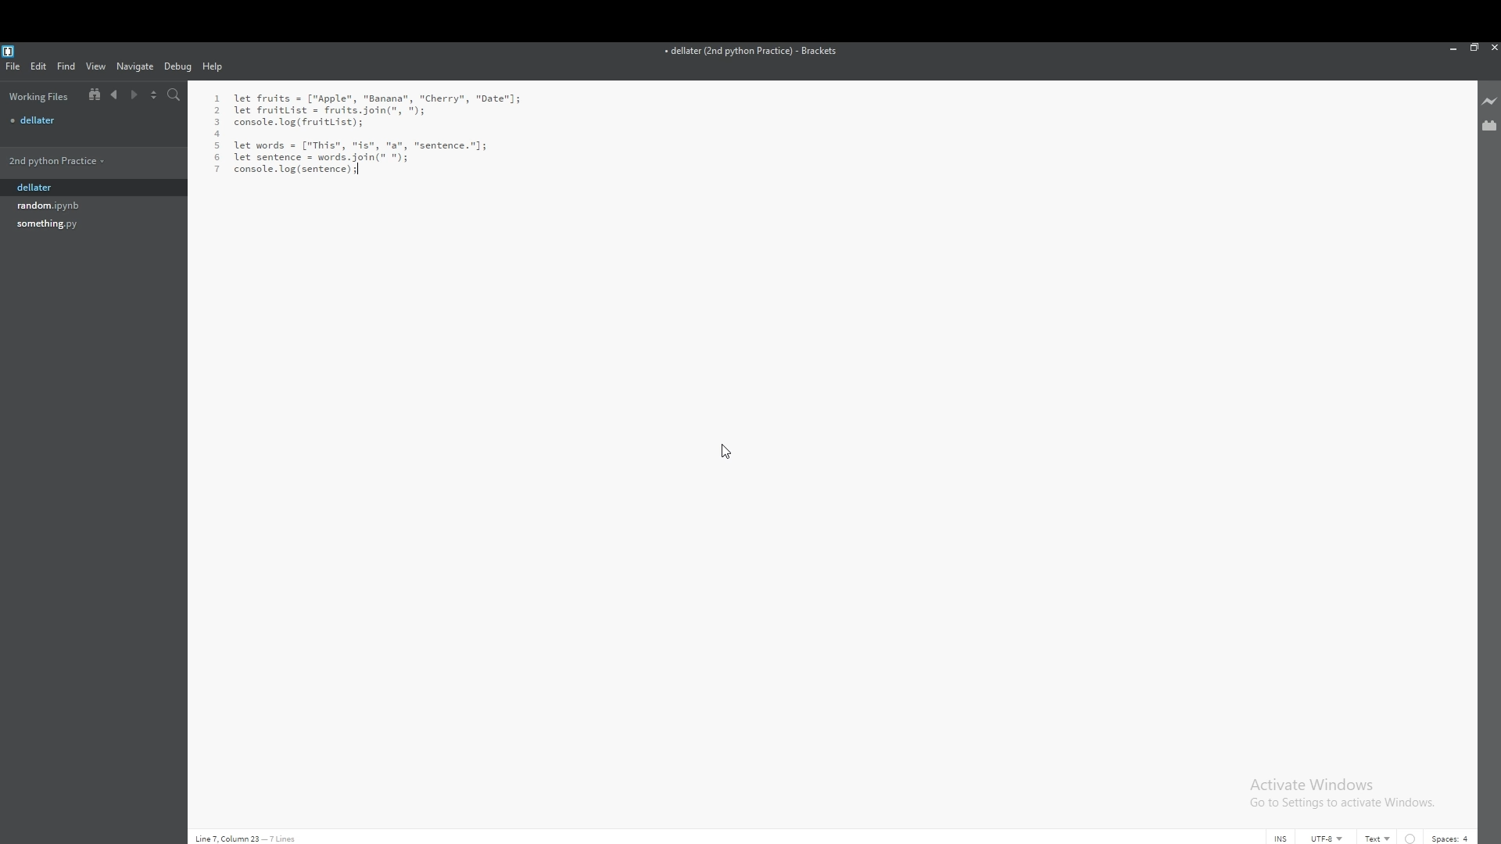  I want to click on + dellater (2nd python Practice) - Brackets, so click(758, 52).